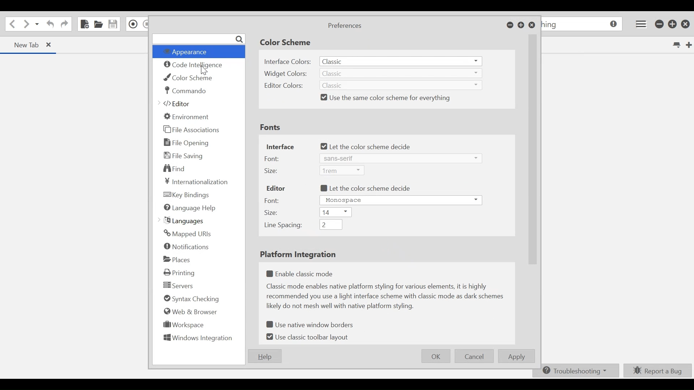 Image resolution: width=694 pixels, height=390 pixels. What do you see at coordinates (183, 221) in the screenshot?
I see `Languages` at bounding box center [183, 221].